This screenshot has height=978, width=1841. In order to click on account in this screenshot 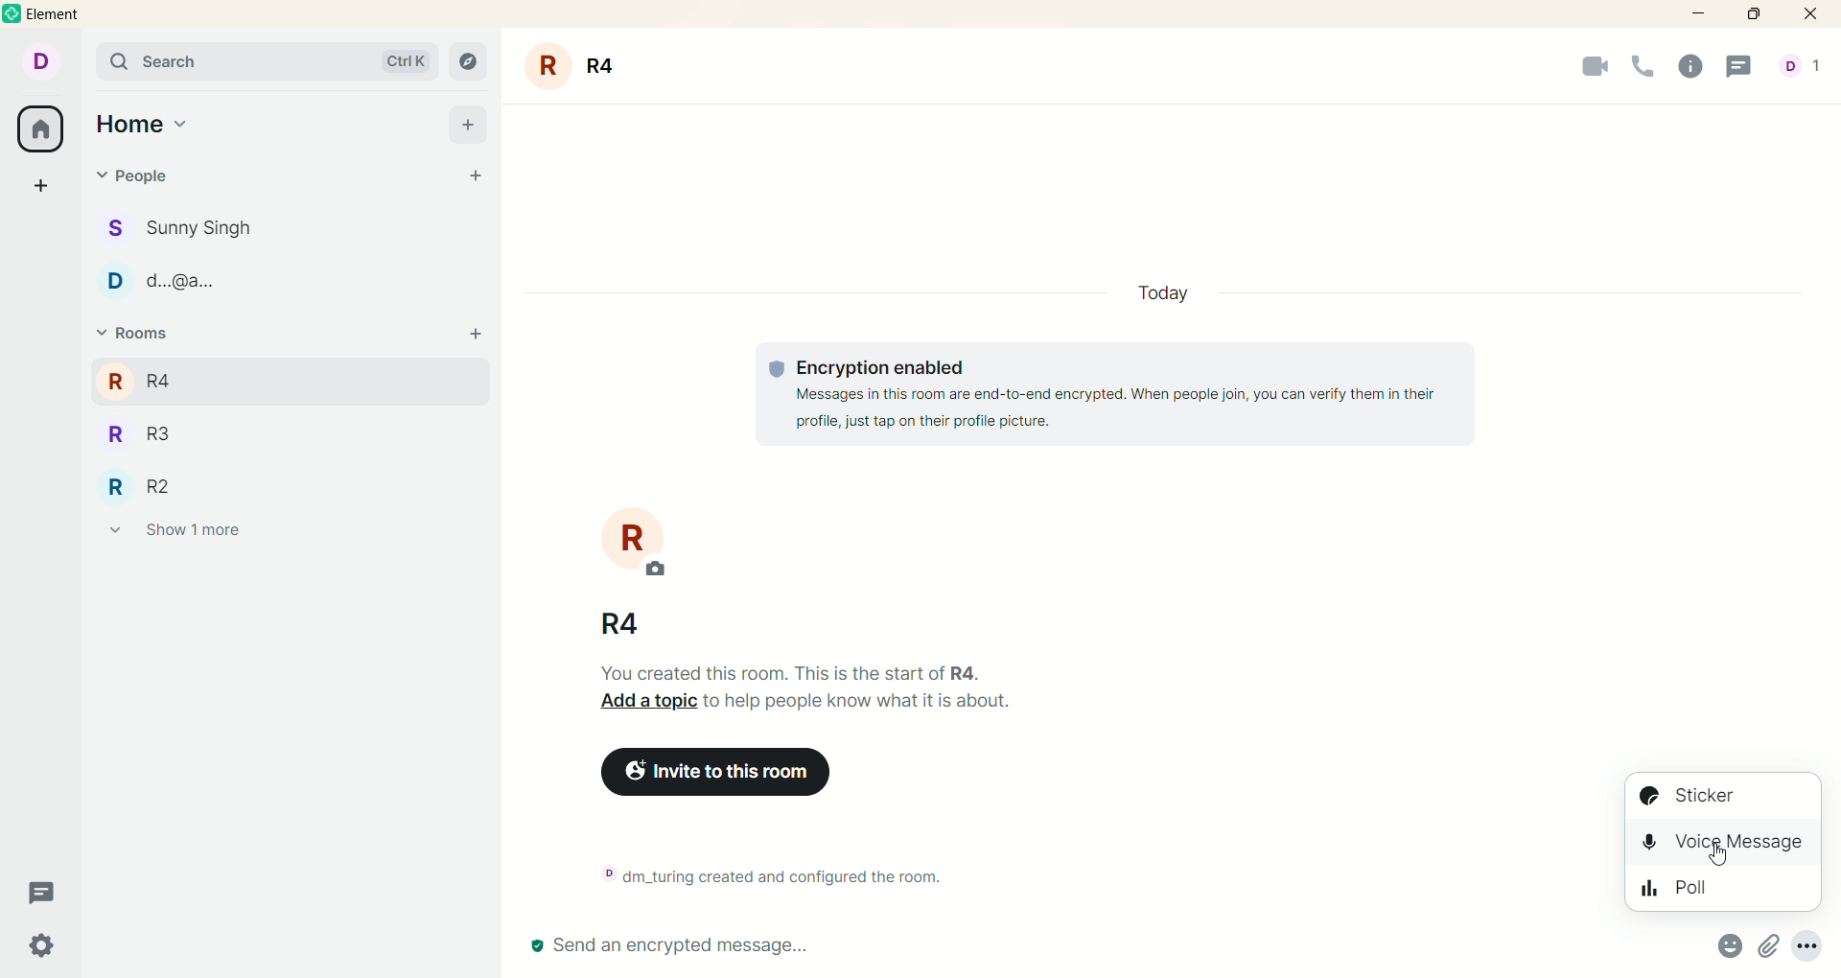, I will do `click(47, 63)`.